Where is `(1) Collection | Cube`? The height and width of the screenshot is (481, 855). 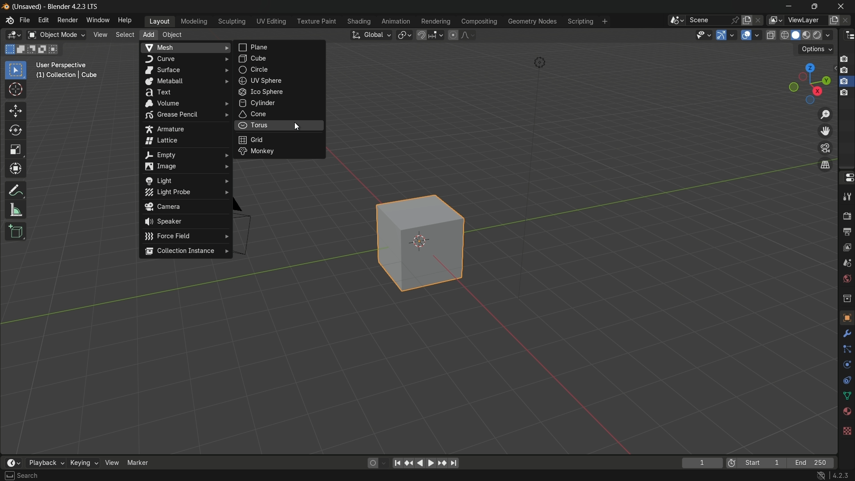 (1) Collection | Cube is located at coordinates (66, 76).